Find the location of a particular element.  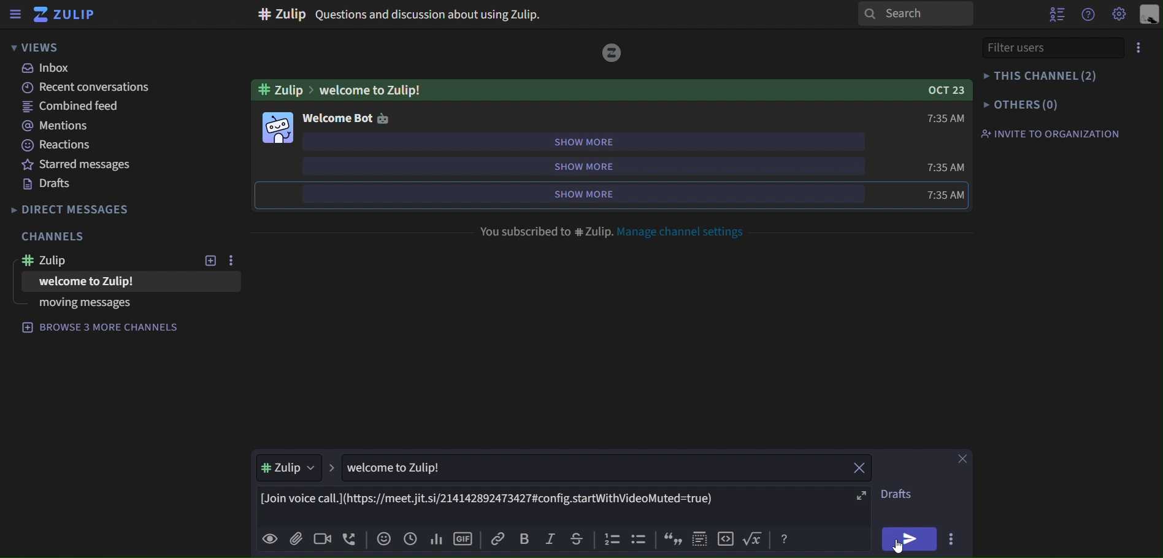

Oct 23 is located at coordinates (937, 90).